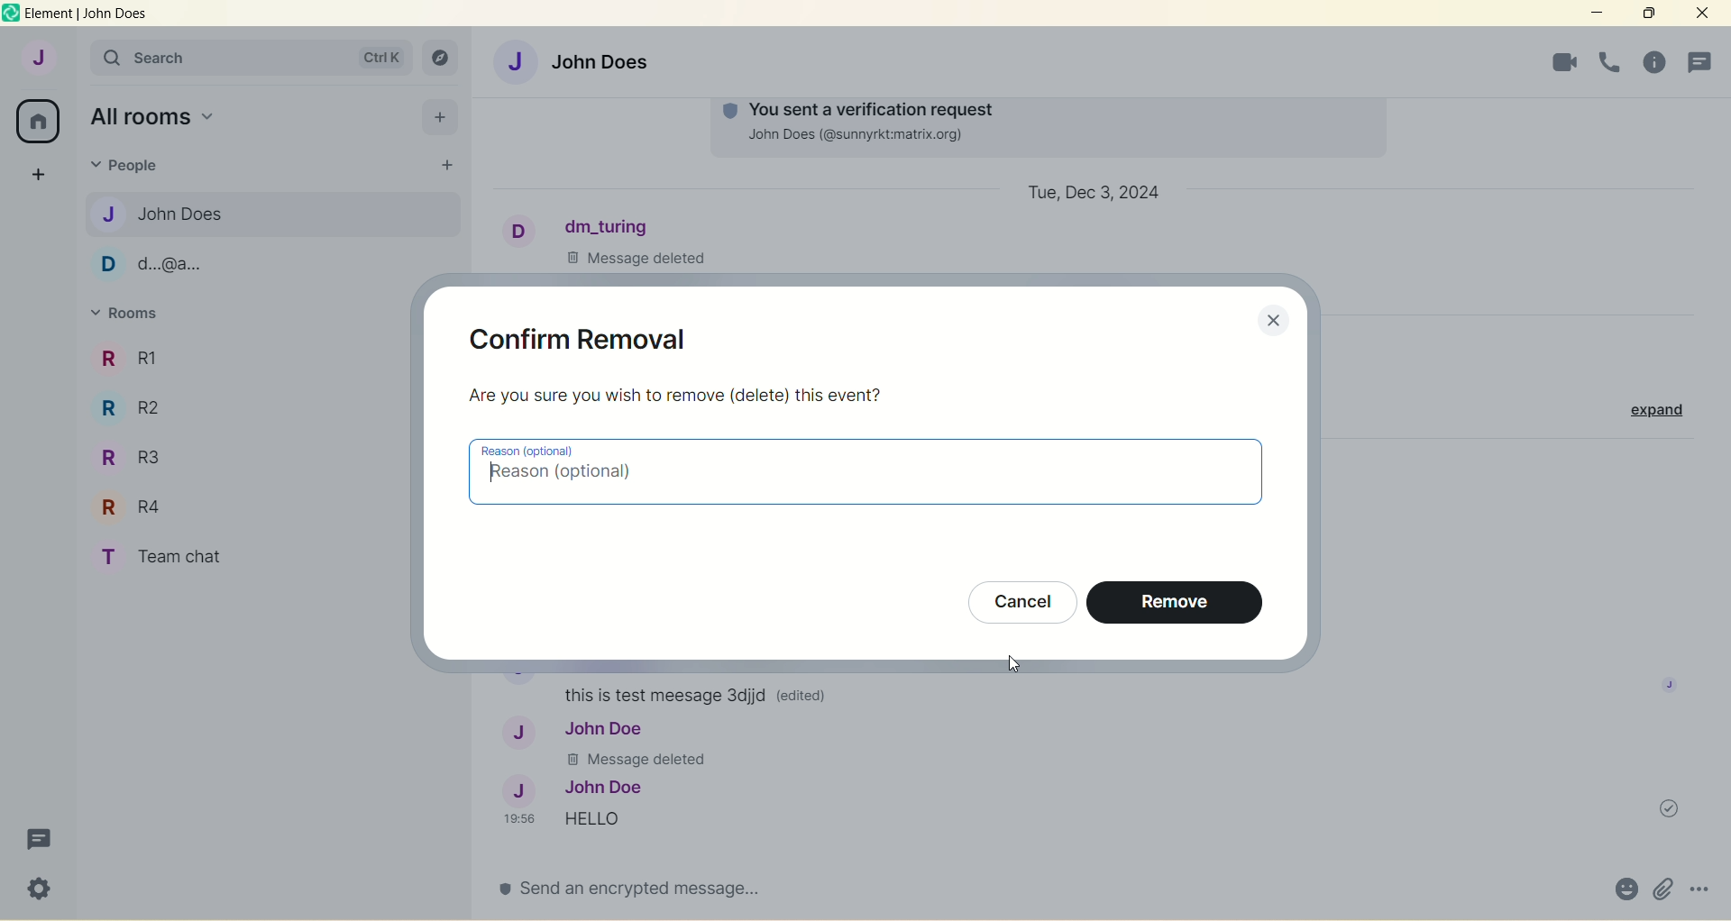  Describe the element at coordinates (582, 336) in the screenshot. I see `confirm removal` at that location.